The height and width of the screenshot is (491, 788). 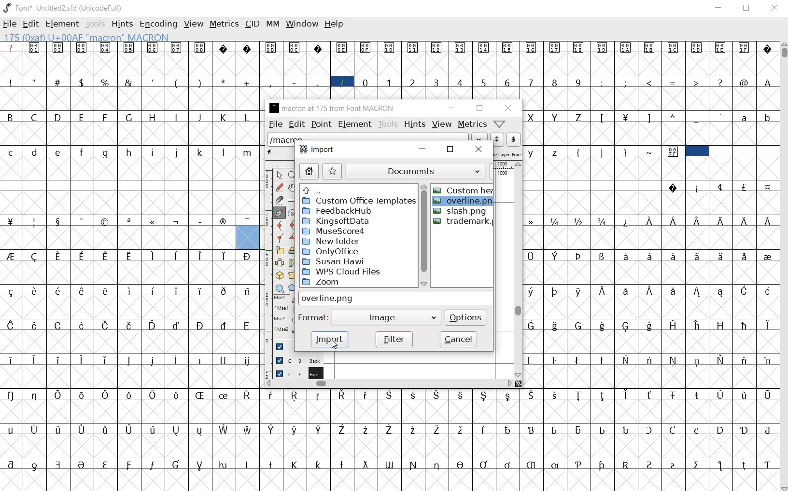 What do you see at coordinates (432, 316) in the screenshot?
I see `drop down` at bounding box center [432, 316].